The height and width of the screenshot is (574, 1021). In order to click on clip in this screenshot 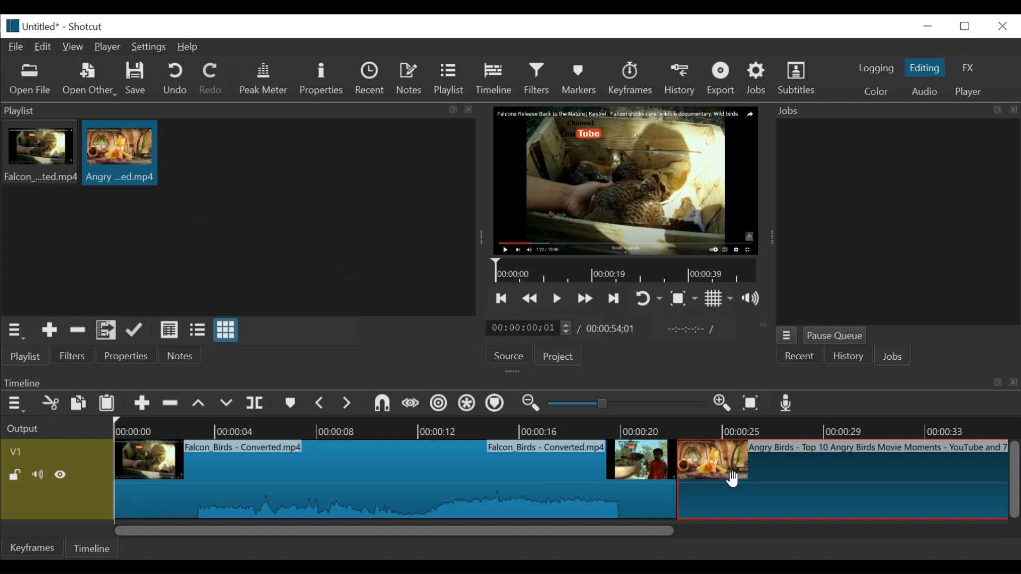, I will do `click(39, 154)`.